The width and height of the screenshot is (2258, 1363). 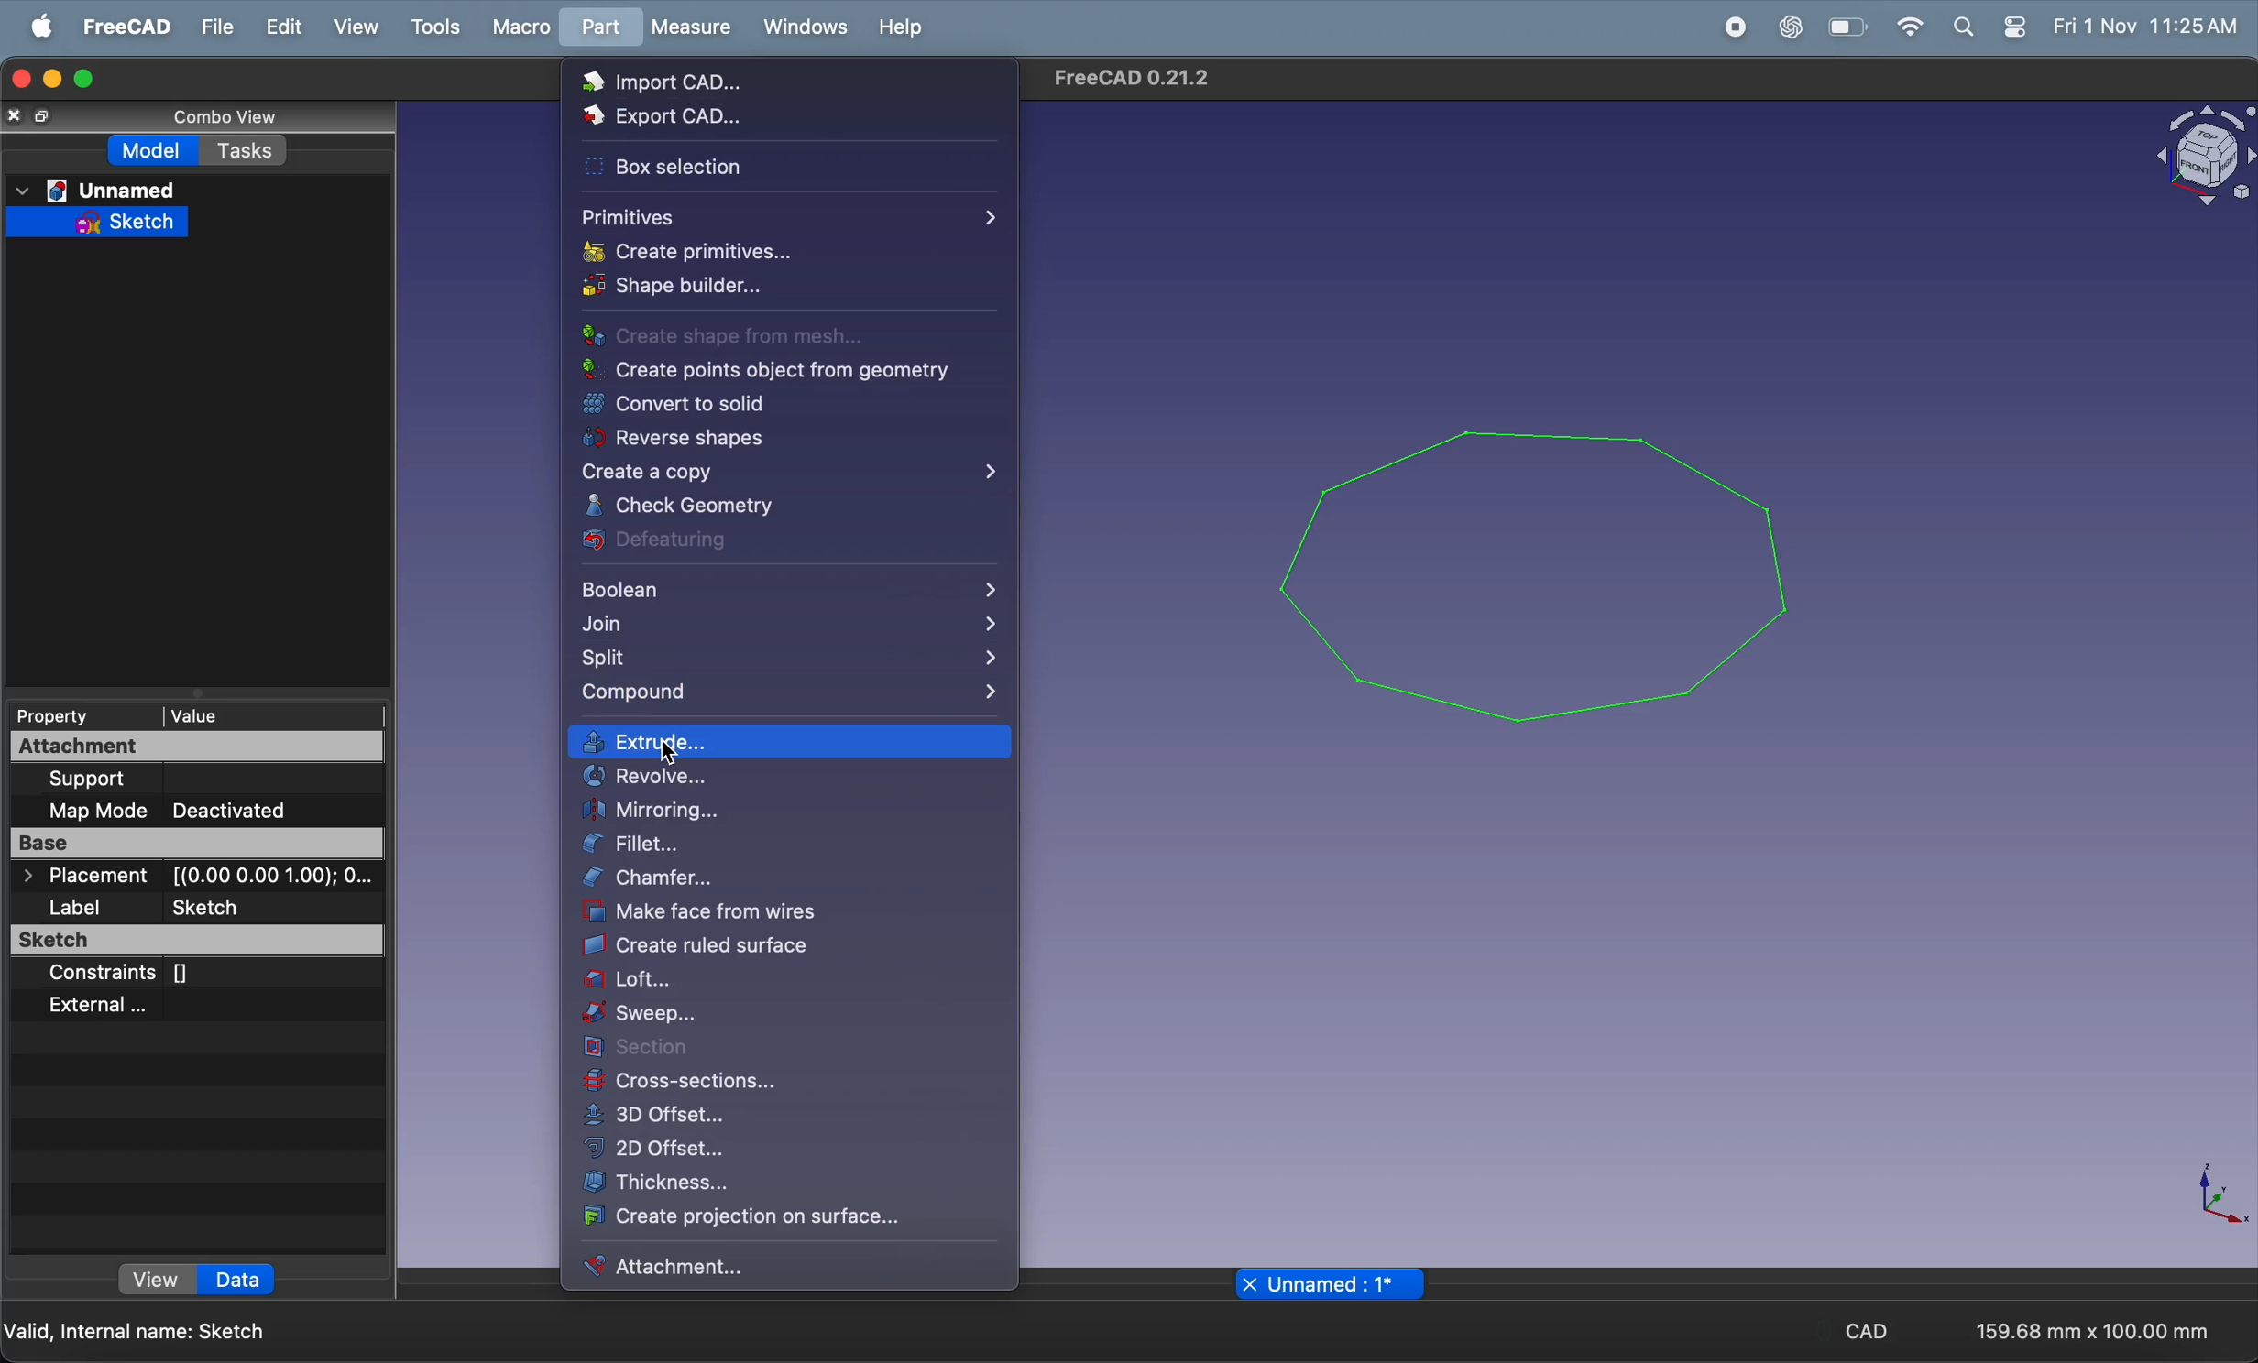 What do you see at coordinates (232, 810) in the screenshot?
I see `Deactivated` at bounding box center [232, 810].